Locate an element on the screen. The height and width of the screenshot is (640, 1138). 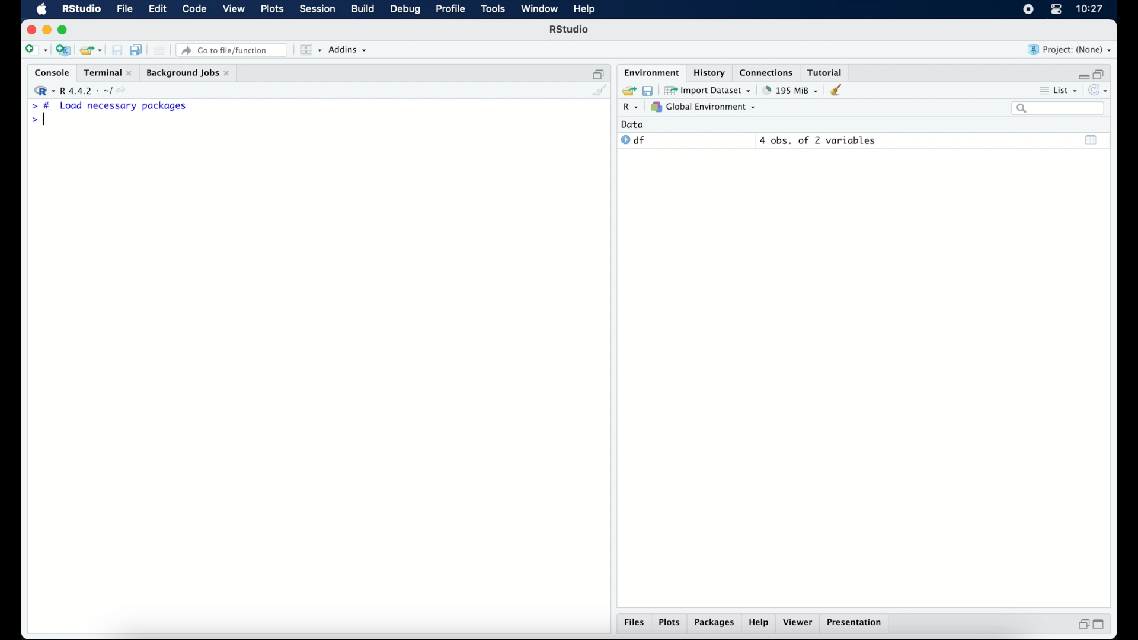
project (none) is located at coordinates (1070, 50).